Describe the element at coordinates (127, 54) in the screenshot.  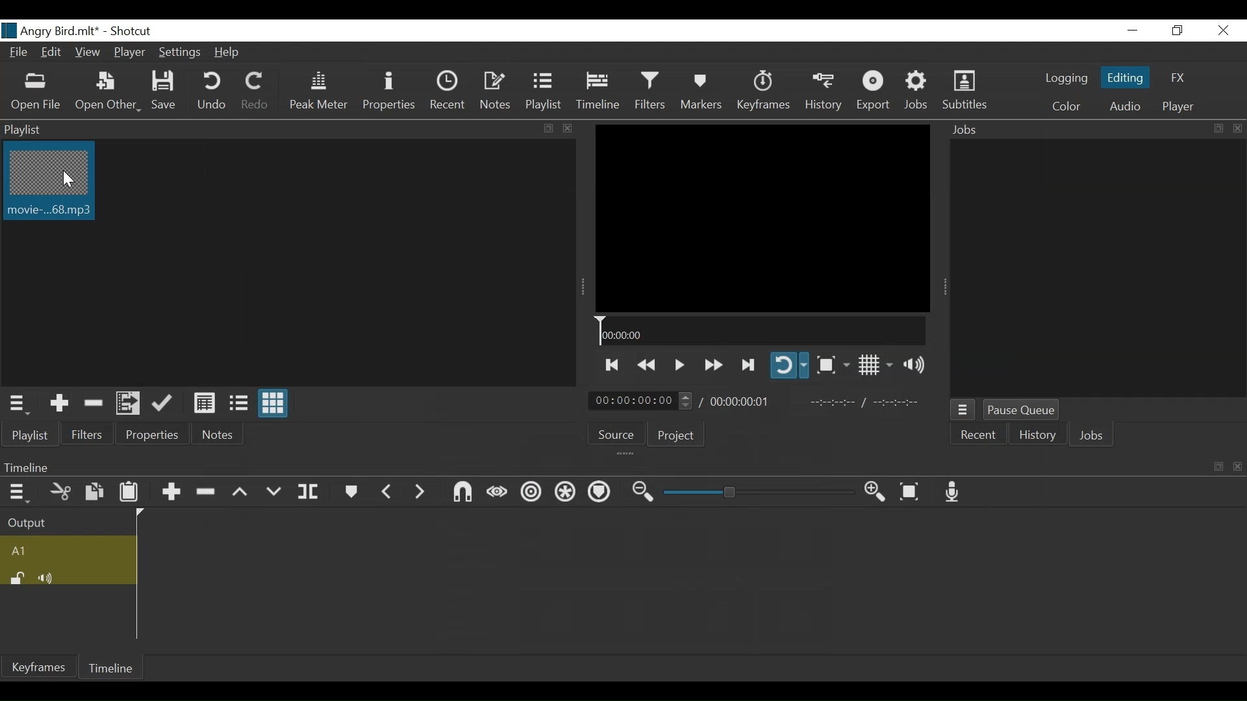
I see `Player` at that location.